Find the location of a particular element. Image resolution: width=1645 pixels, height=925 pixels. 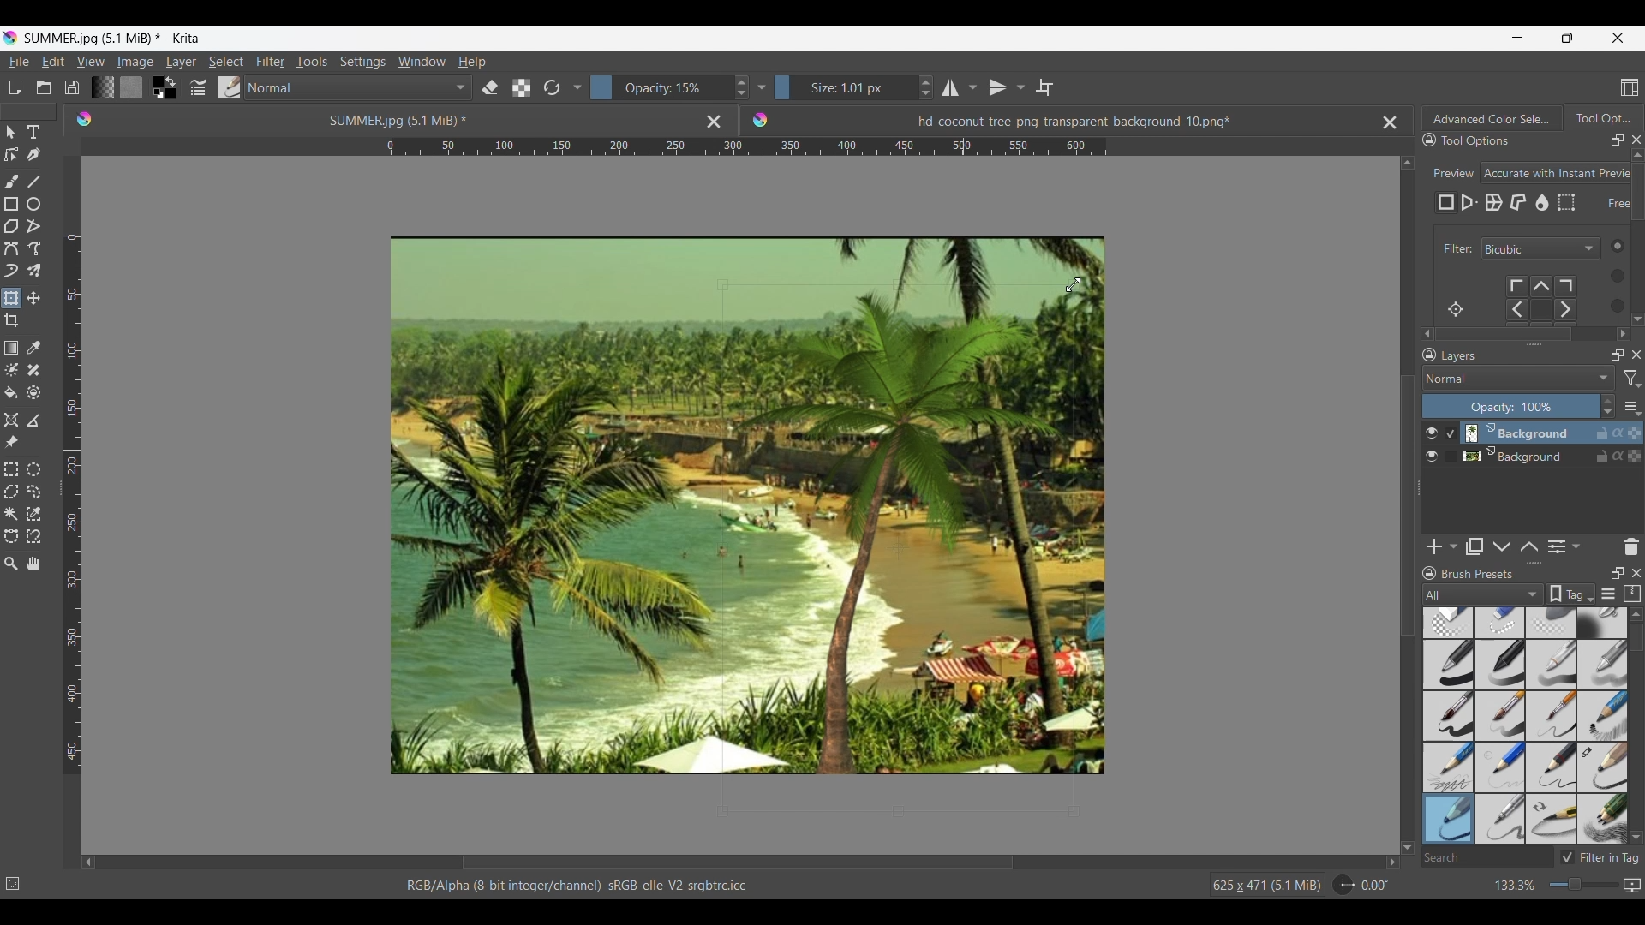

Close is located at coordinates (714, 121).